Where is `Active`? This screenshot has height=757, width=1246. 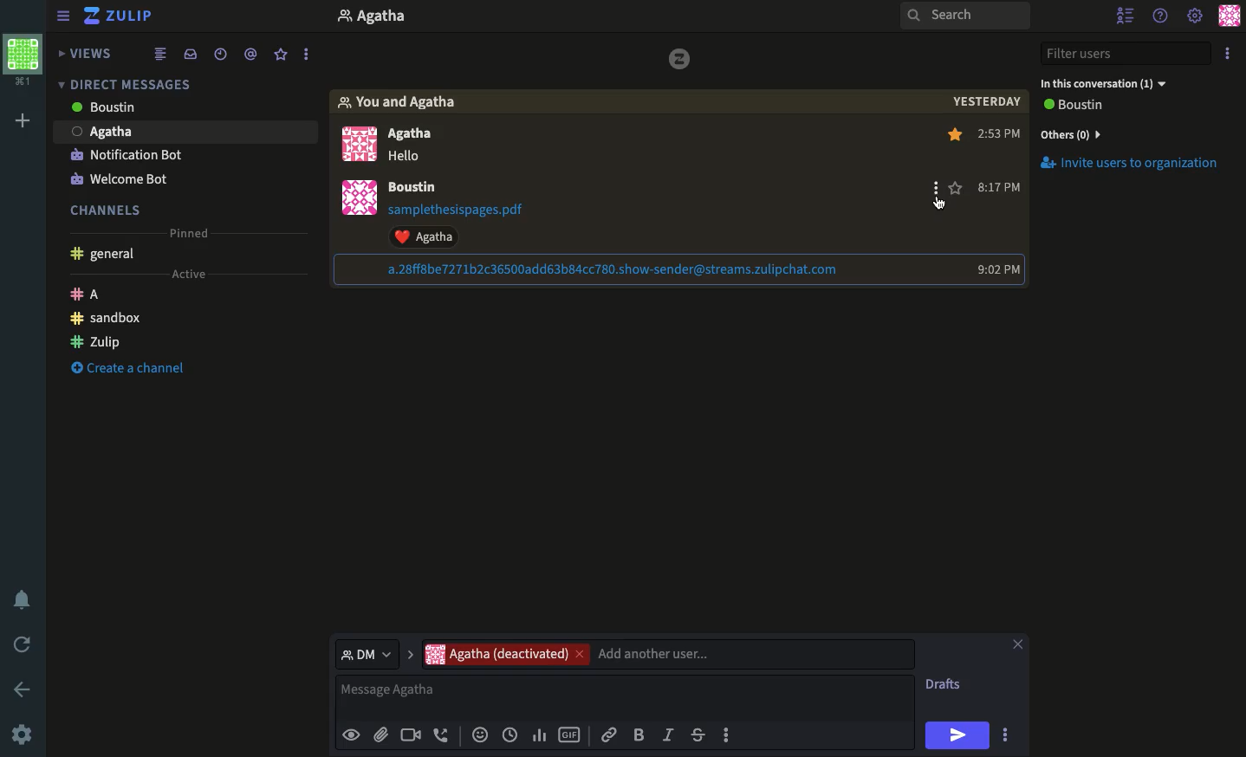 Active is located at coordinates (186, 275).